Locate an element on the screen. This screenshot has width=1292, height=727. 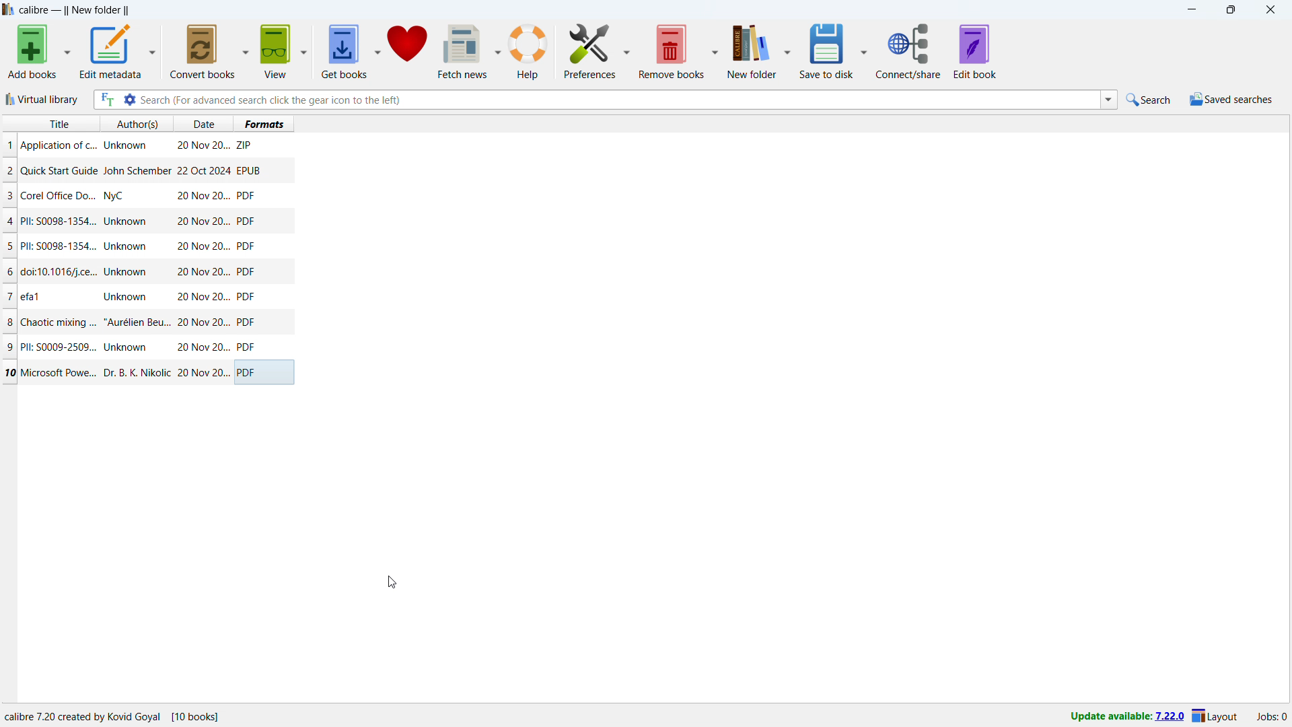
Microsoft Powe... is located at coordinates (59, 372).